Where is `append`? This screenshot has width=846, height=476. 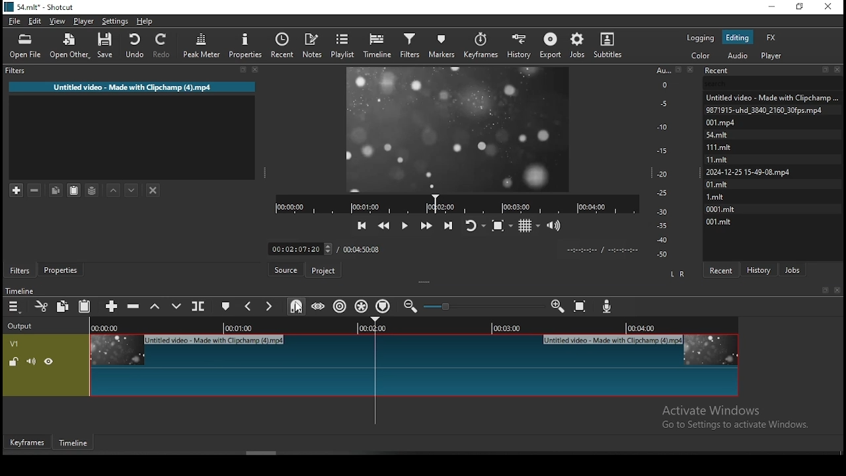
append is located at coordinates (113, 306).